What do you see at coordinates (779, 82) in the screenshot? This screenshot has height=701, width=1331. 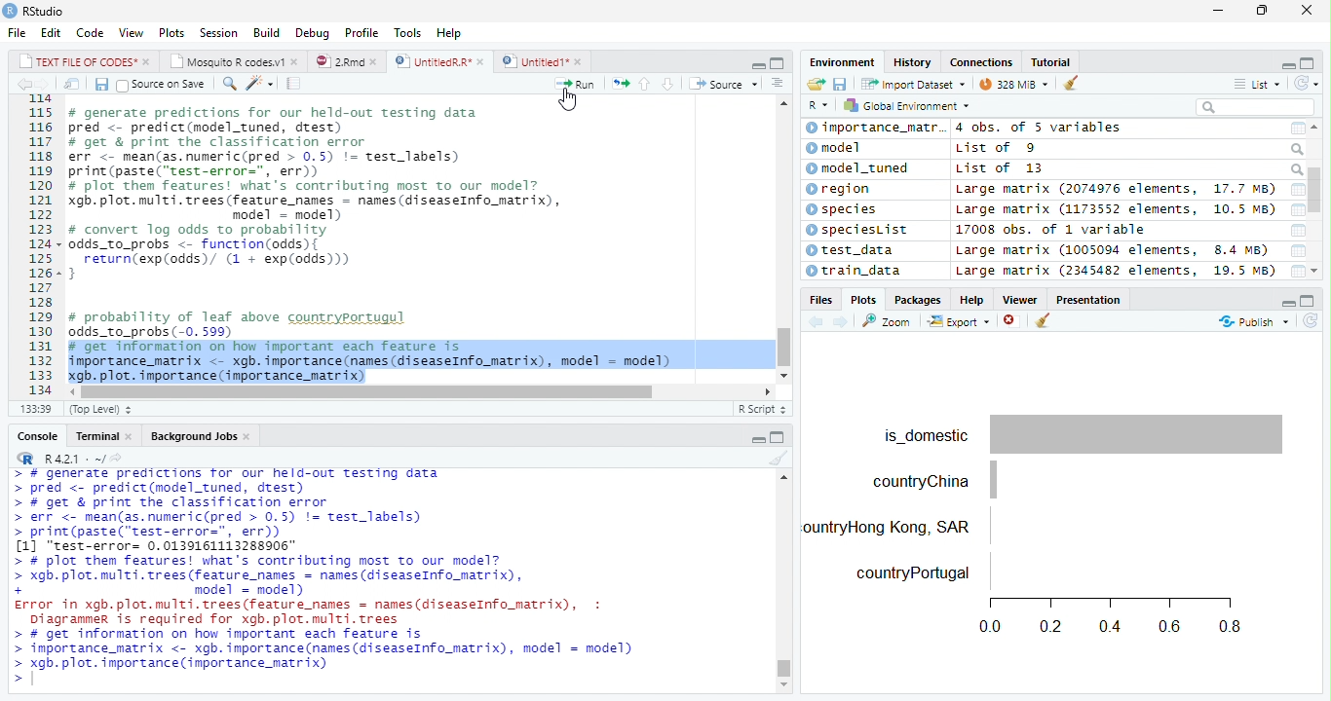 I see `Show Document Outline` at bounding box center [779, 82].